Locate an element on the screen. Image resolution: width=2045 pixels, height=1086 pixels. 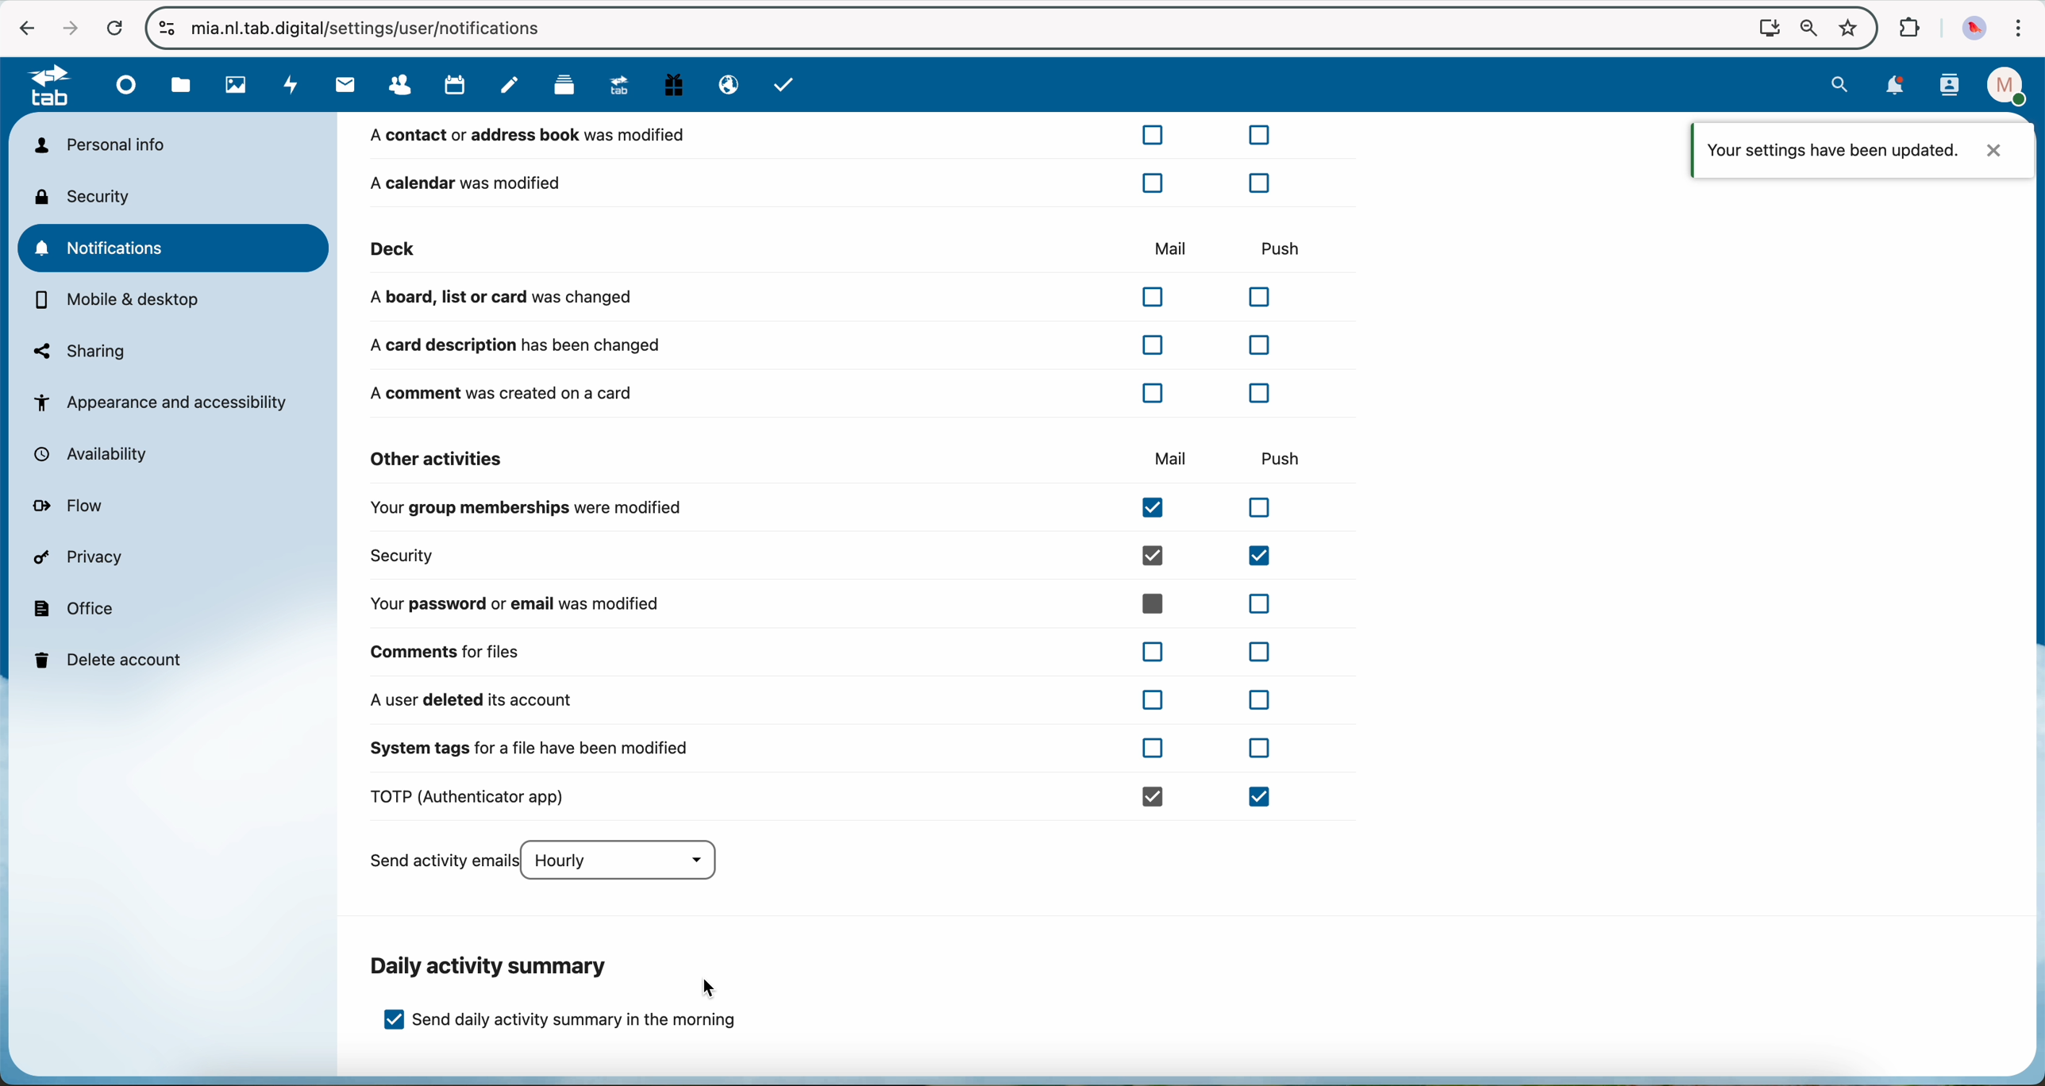
search is located at coordinates (1842, 84).